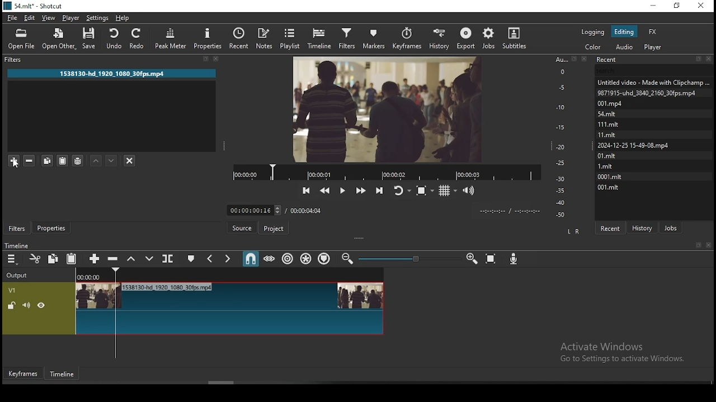  I want to click on peak meter, so click(208, 38).